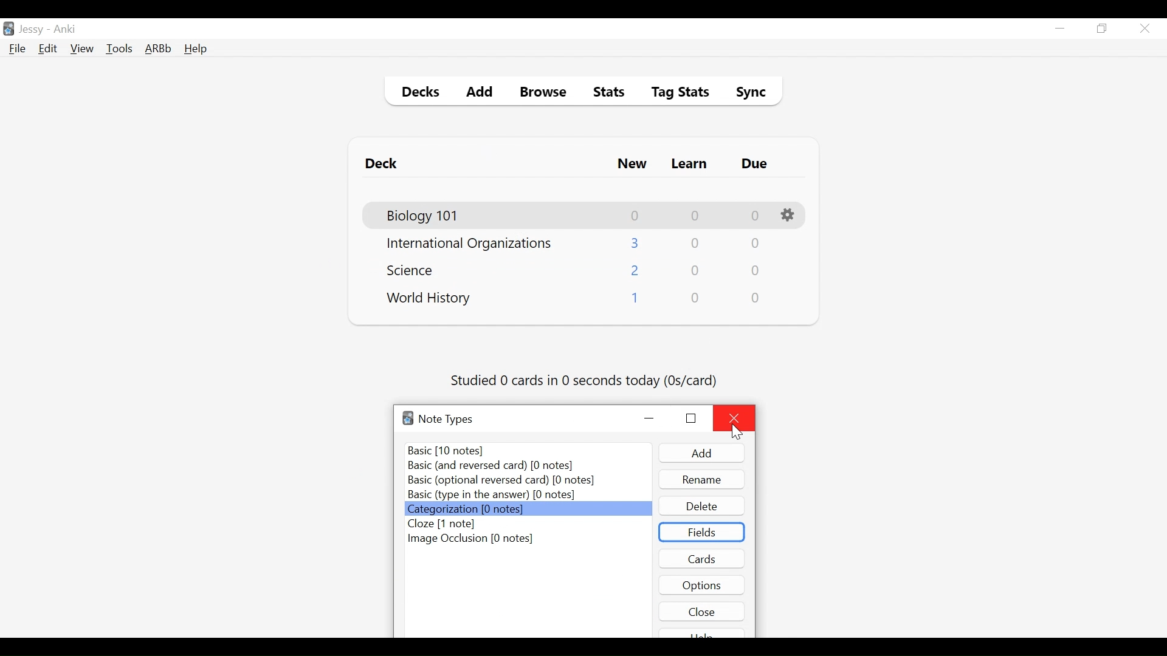 The height and width of the screenshot is (656, 1167). I want to click on Learn Card Count, so click(694, 244).